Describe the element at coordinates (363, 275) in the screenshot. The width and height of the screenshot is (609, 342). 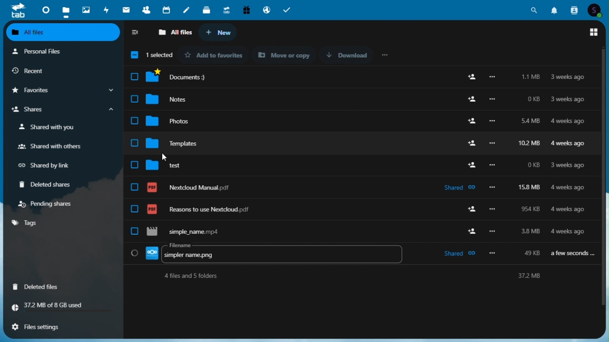
I see `4 files and 5 folders` at that location.